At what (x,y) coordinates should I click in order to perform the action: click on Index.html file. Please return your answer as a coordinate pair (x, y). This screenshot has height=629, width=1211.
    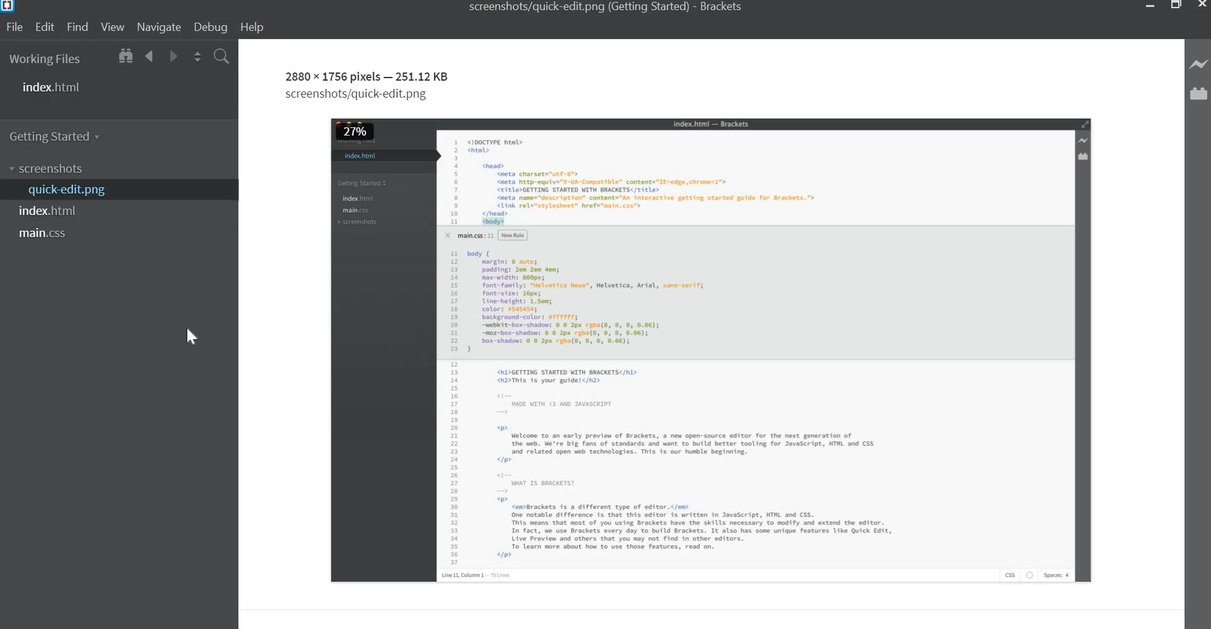
    Looking at the image, I should click on (54, 212).